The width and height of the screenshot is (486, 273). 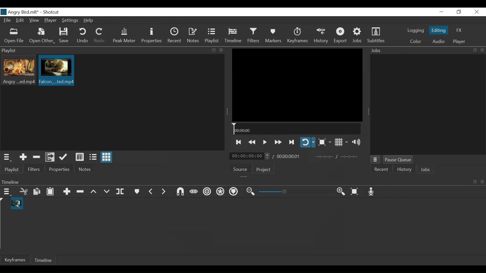 I want to click on Audio, so click(x=438, y=42).